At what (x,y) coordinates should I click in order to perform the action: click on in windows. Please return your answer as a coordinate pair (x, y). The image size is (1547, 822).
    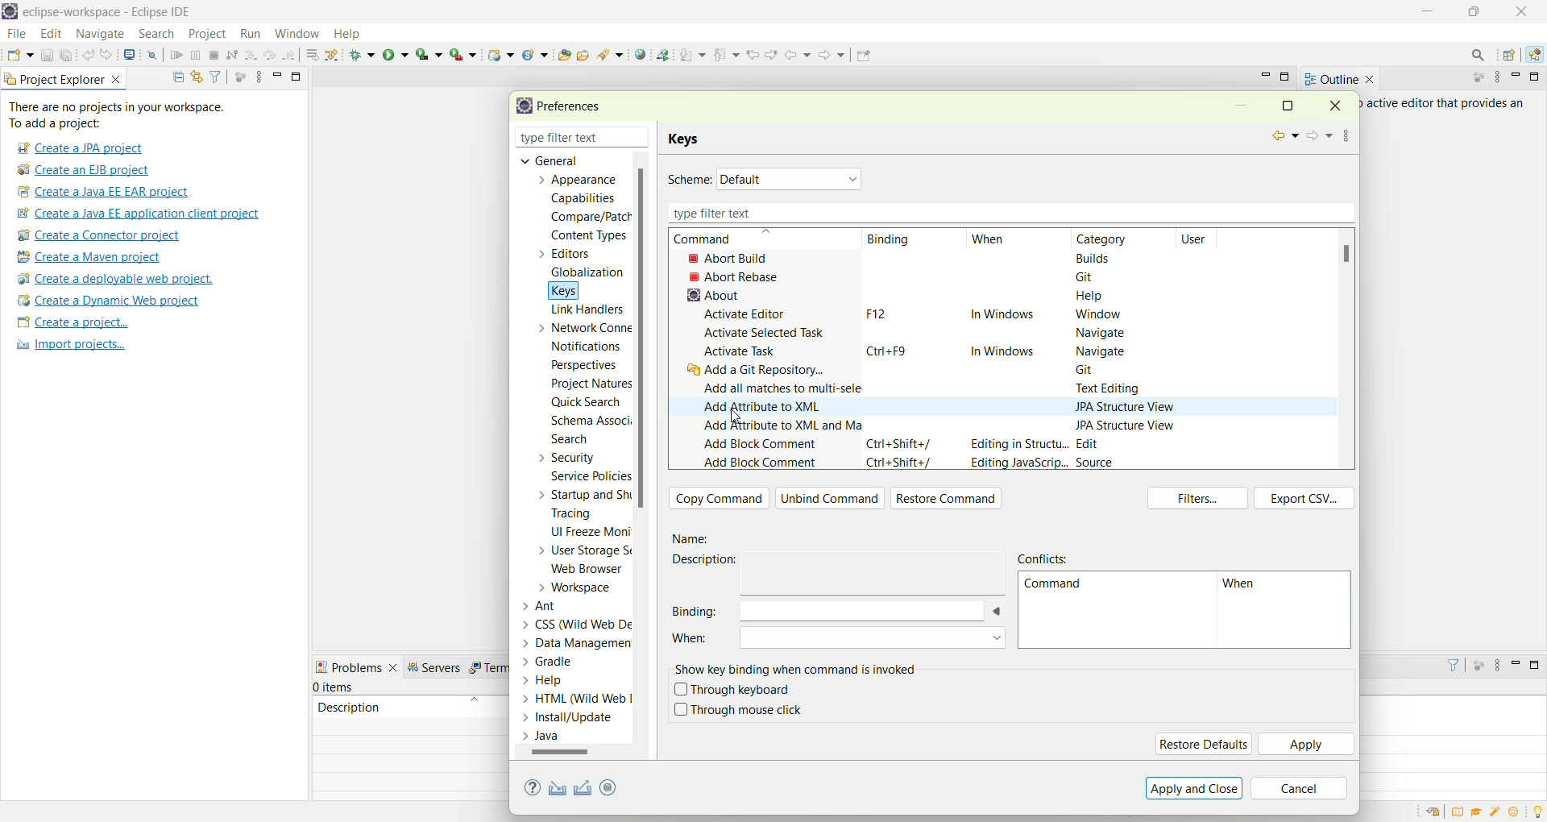
    Looking at the image, I should click on (1005, 348).